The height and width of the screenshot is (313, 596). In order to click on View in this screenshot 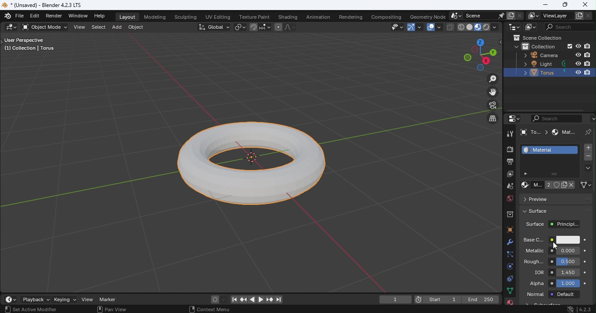, I will do `click(87, 300)`.